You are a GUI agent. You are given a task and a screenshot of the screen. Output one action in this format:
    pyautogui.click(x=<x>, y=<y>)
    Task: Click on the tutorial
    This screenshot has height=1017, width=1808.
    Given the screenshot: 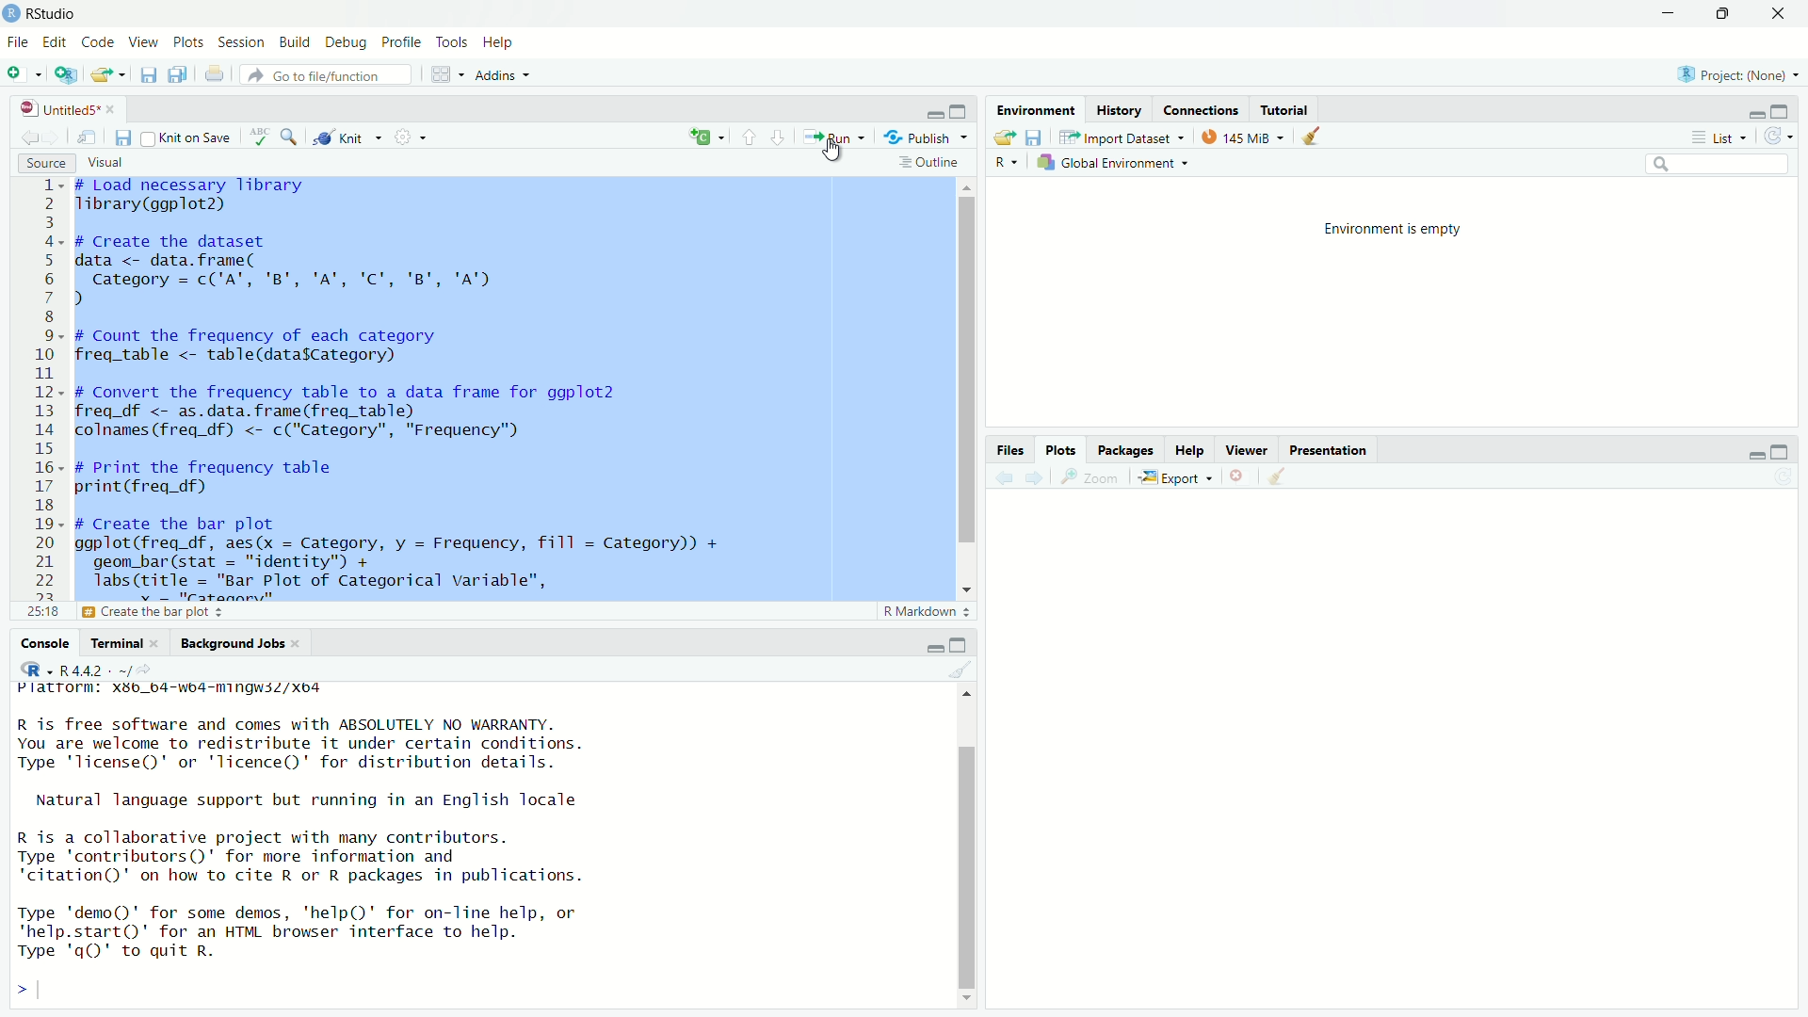 What is the action you would take?
    pyautogui.click(x=1285, y=109)
    